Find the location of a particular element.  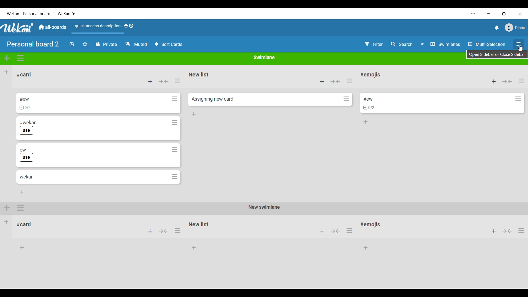

Add card to top of list is located at coordinates (322, 81).